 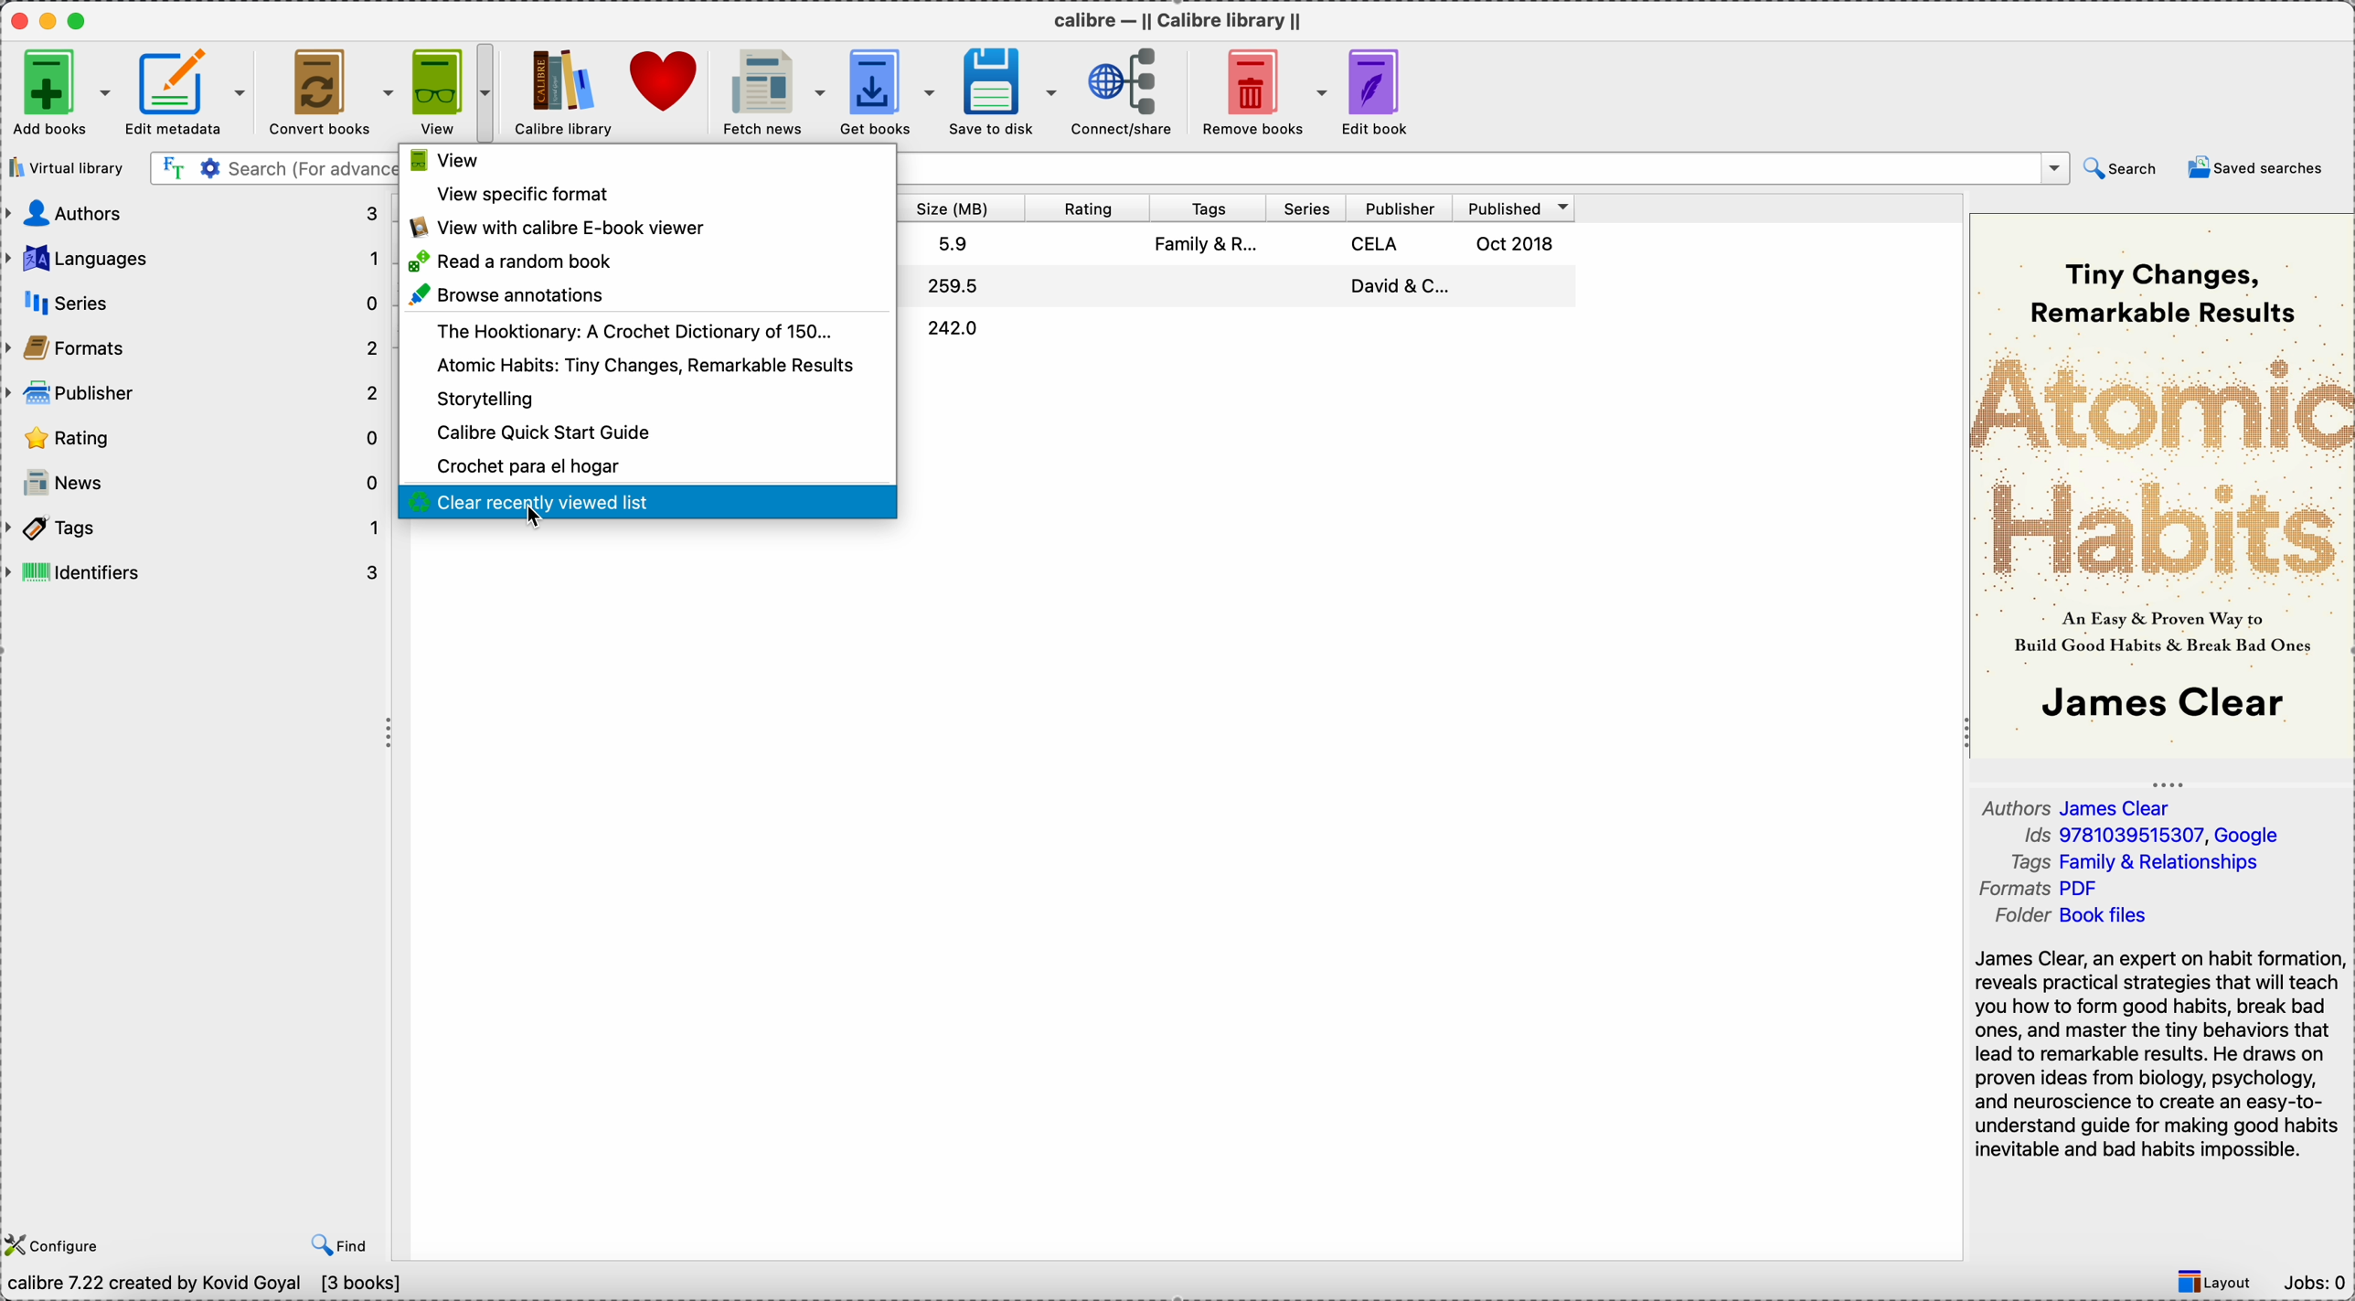 What do you see at coordinates (545, 433) in the screenshot?
I see `Calibre Quick Start Guide` at bounding box center [545, 433].